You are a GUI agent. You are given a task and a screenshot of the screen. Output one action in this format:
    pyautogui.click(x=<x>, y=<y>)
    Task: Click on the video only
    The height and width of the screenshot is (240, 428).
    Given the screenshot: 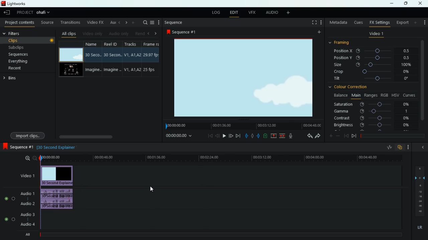 What is the action you would take?
    pyautogui.click(x=92, y=34)
    